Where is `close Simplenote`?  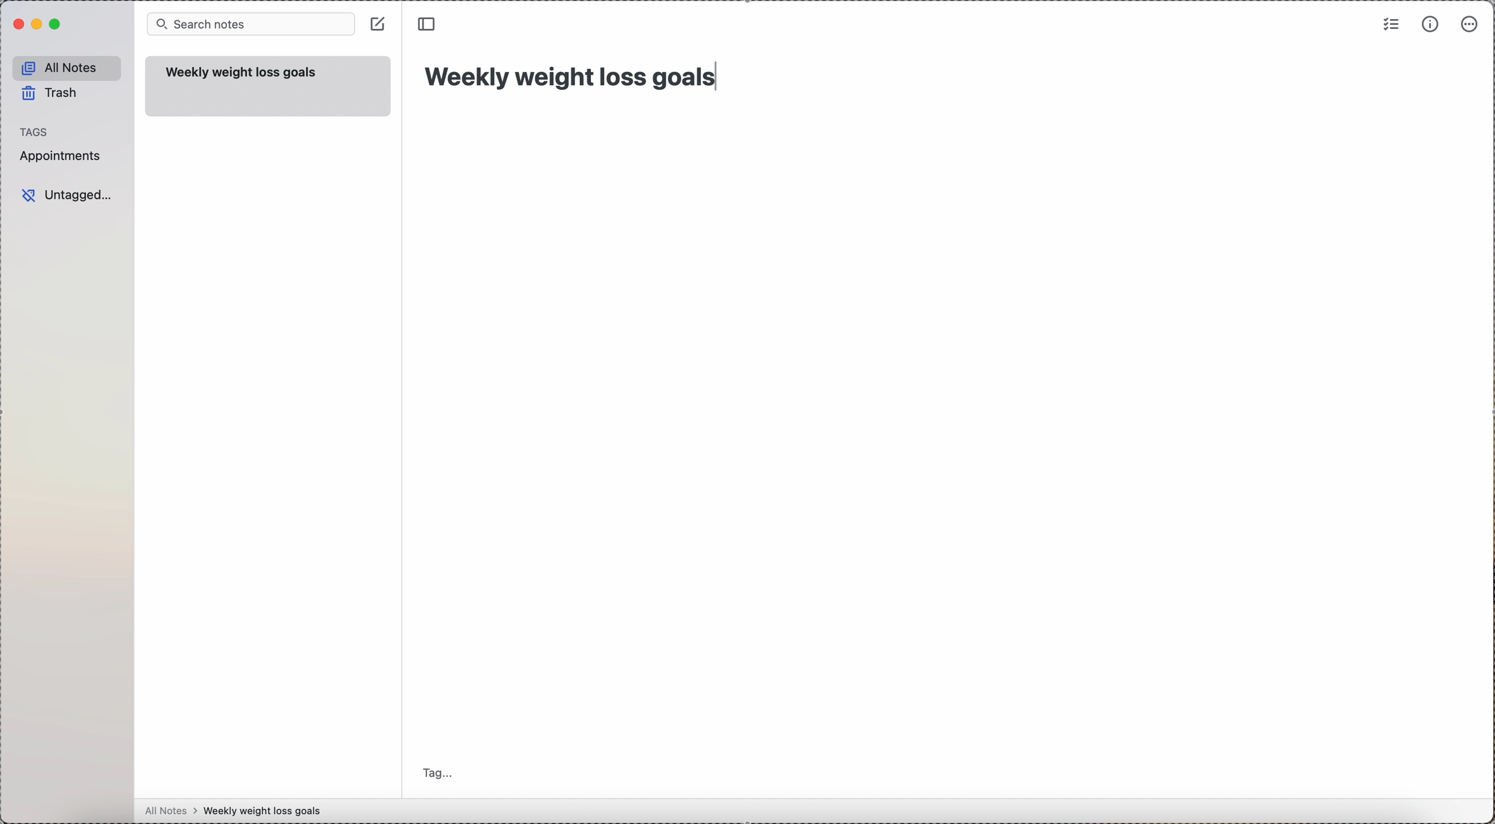 close Simplenote is located at coordinates (19, 24).